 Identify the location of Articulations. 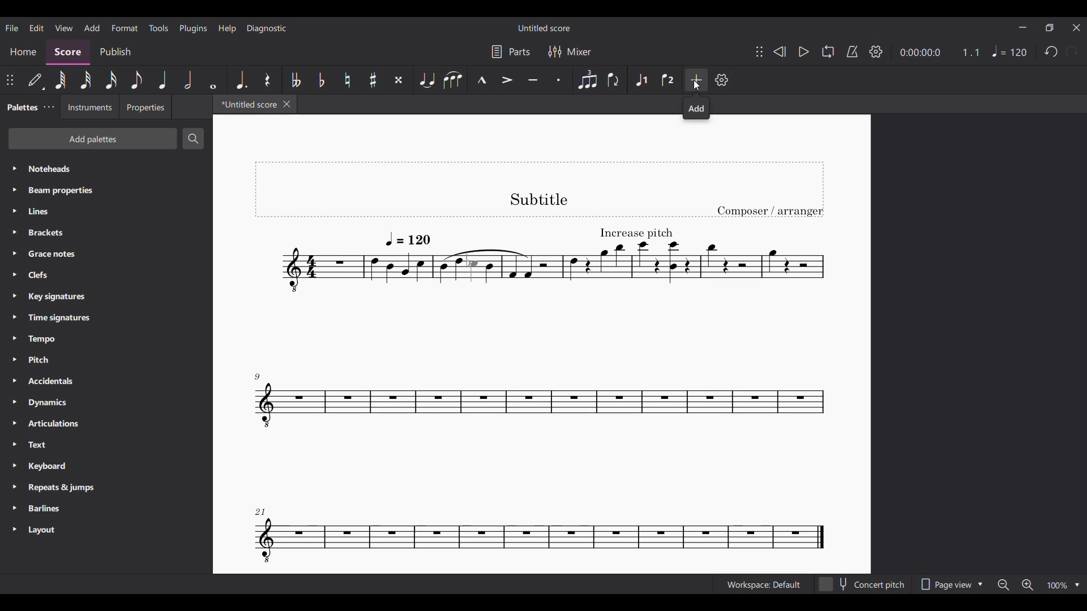
(107, 424).